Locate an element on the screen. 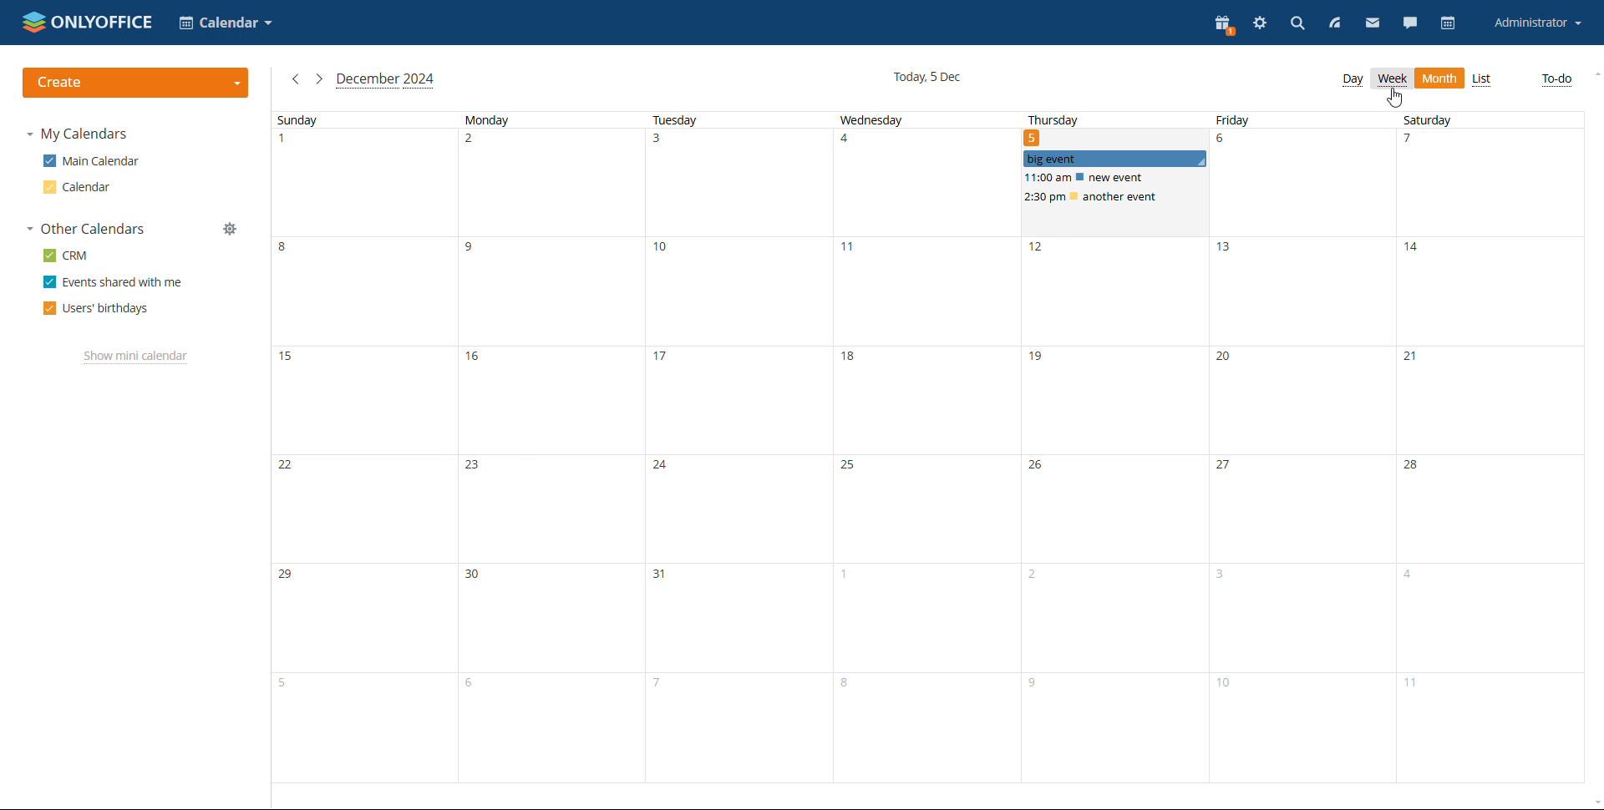 This screenshot has width=1604, height=810. current date is located at coordinates (926, 77).